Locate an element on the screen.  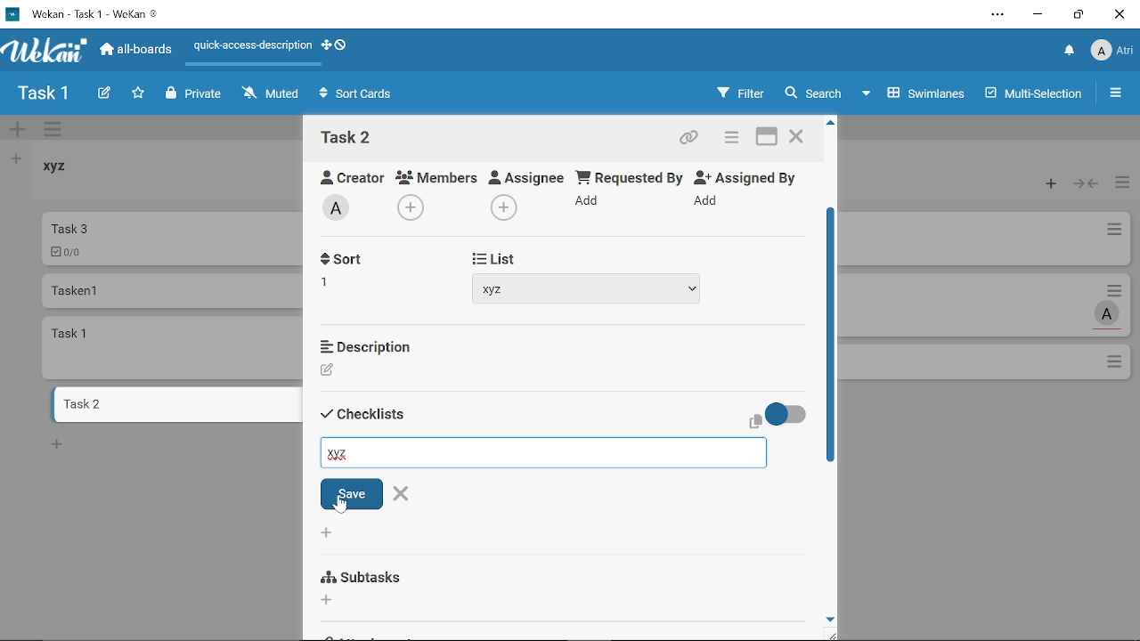
Card named "Tasken 1" is located at coordinates (171, 290).